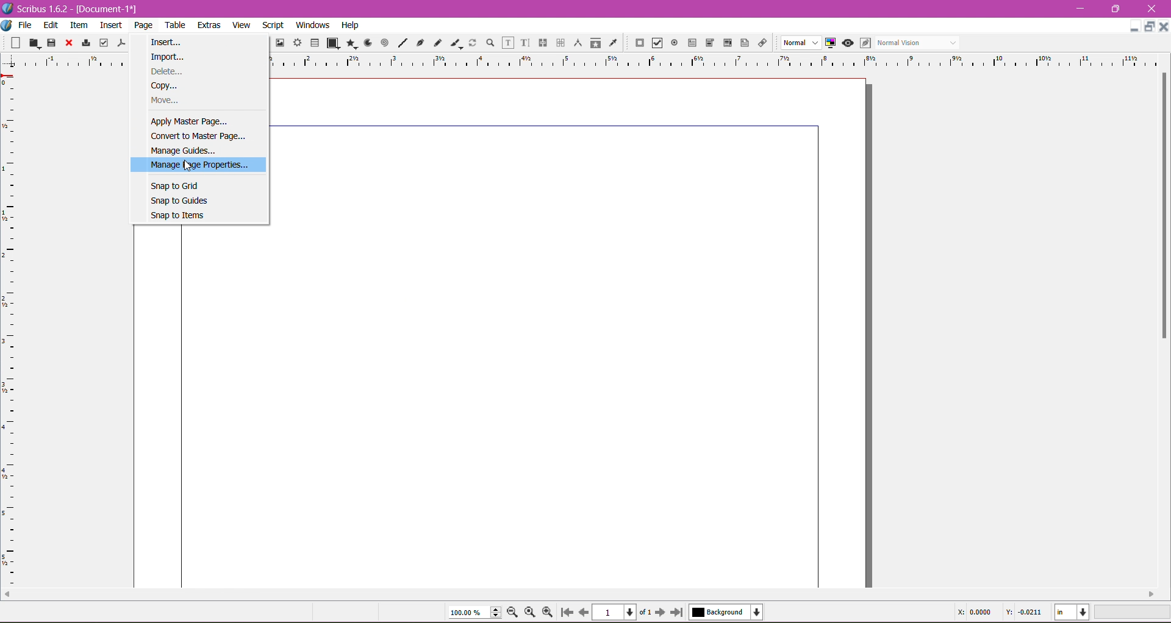 This screenshot has height=623, width=1171. Describe the element at coordinates (198, 123) in the screenshot. I see `Apply Master Page` at that location.